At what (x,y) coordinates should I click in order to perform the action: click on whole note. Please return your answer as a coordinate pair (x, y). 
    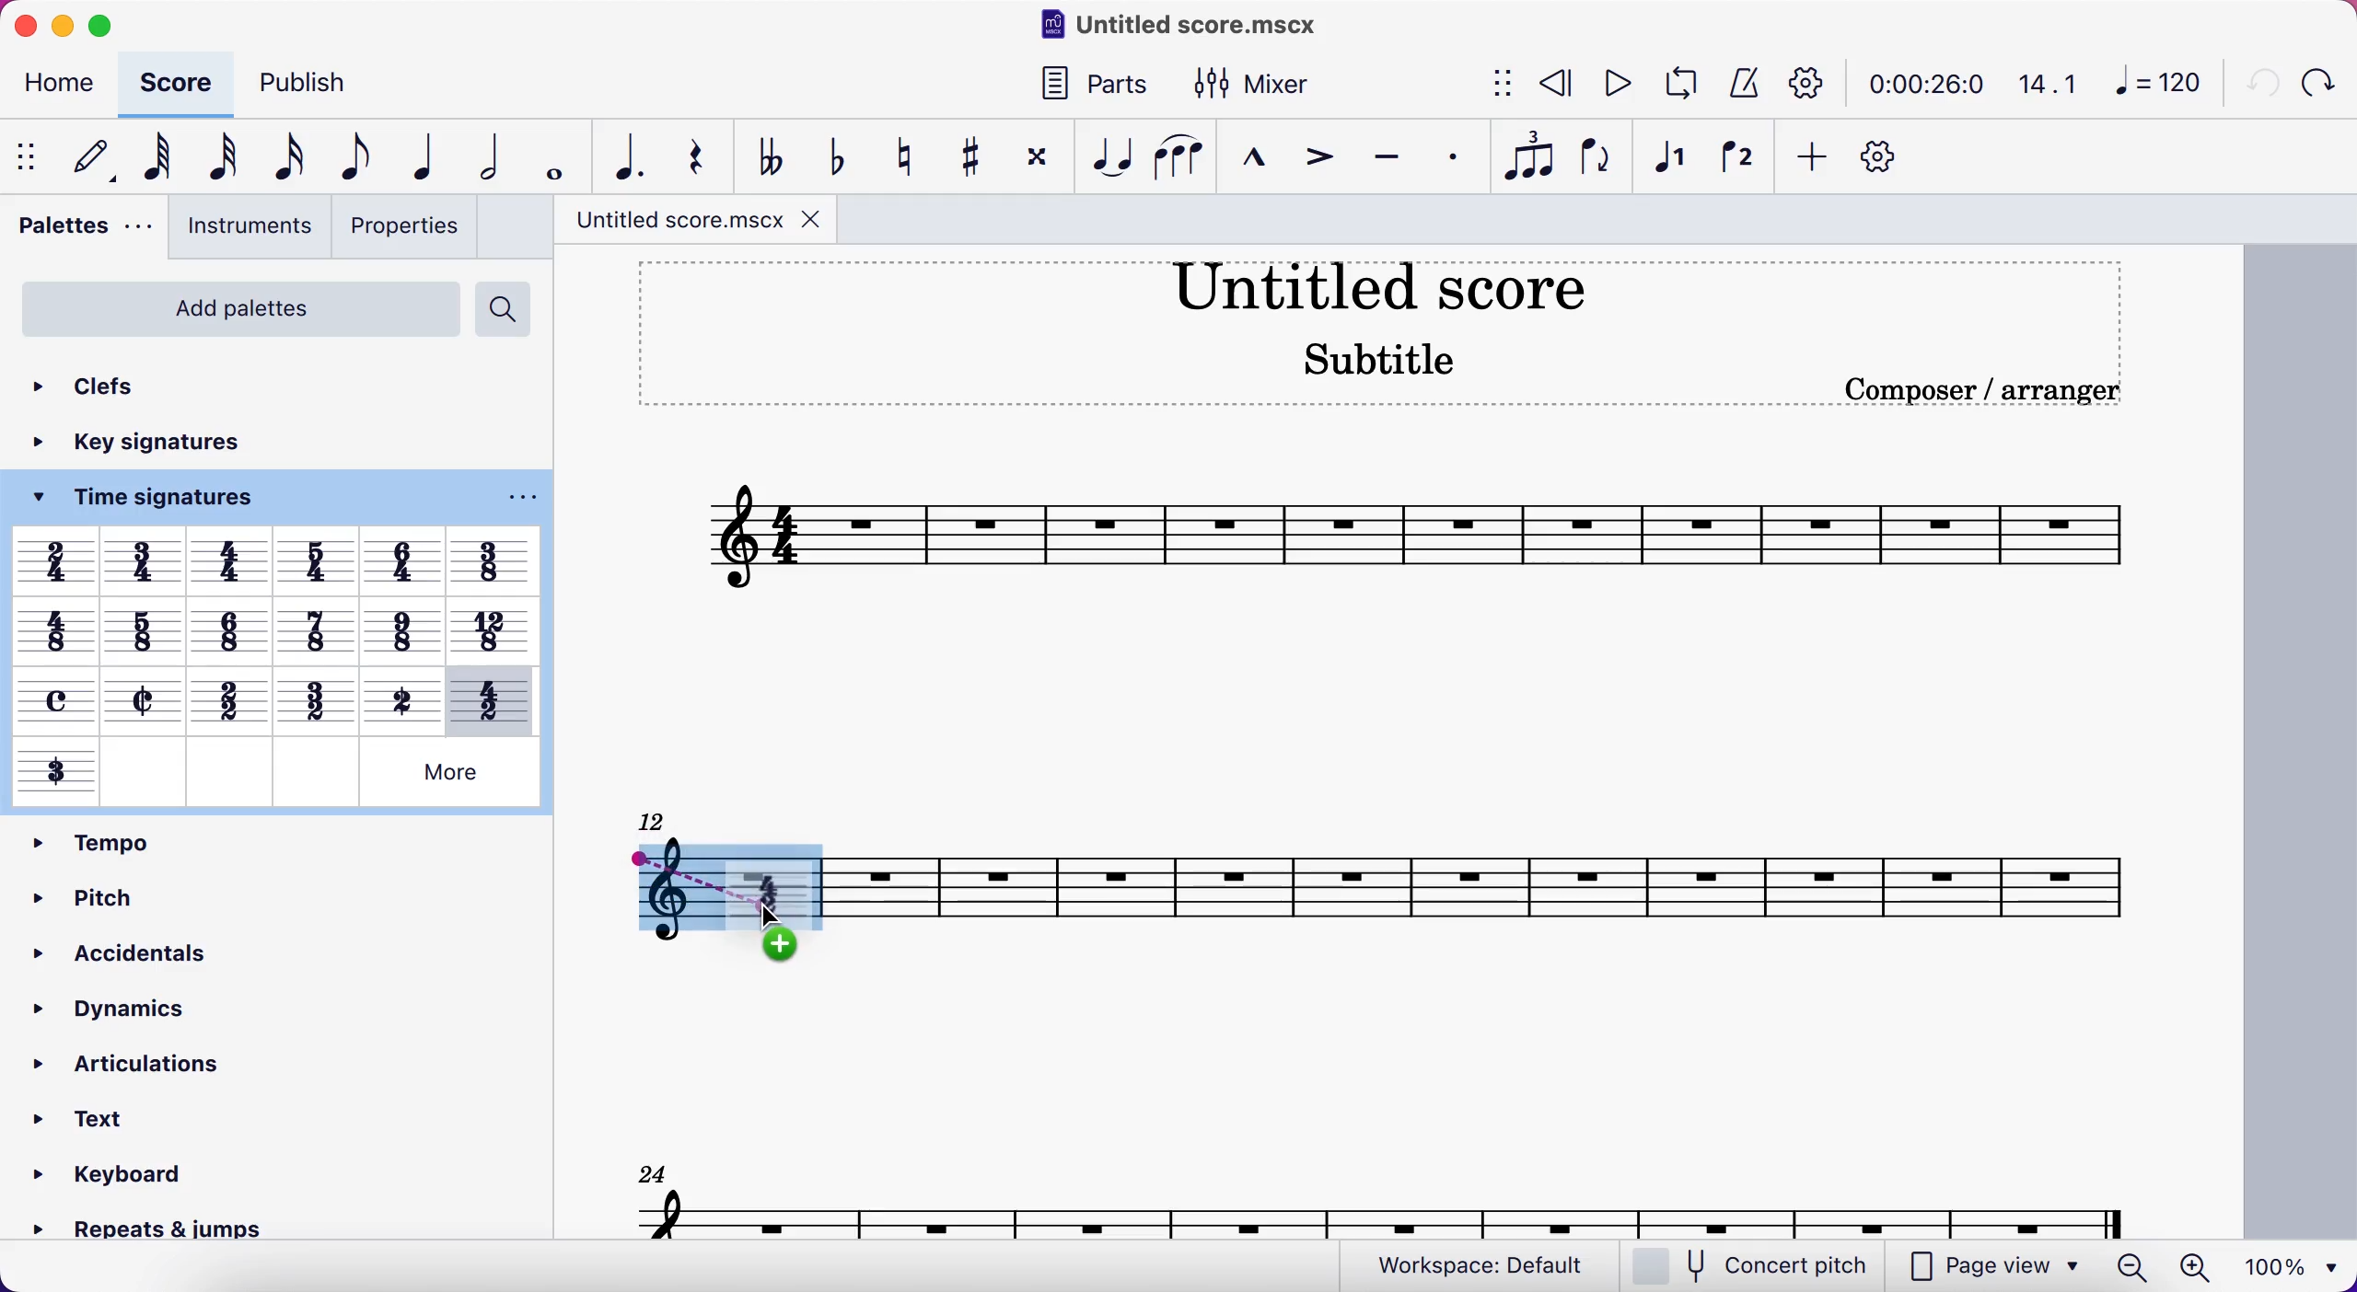
    Looking at the image, I should click on (555, 156).